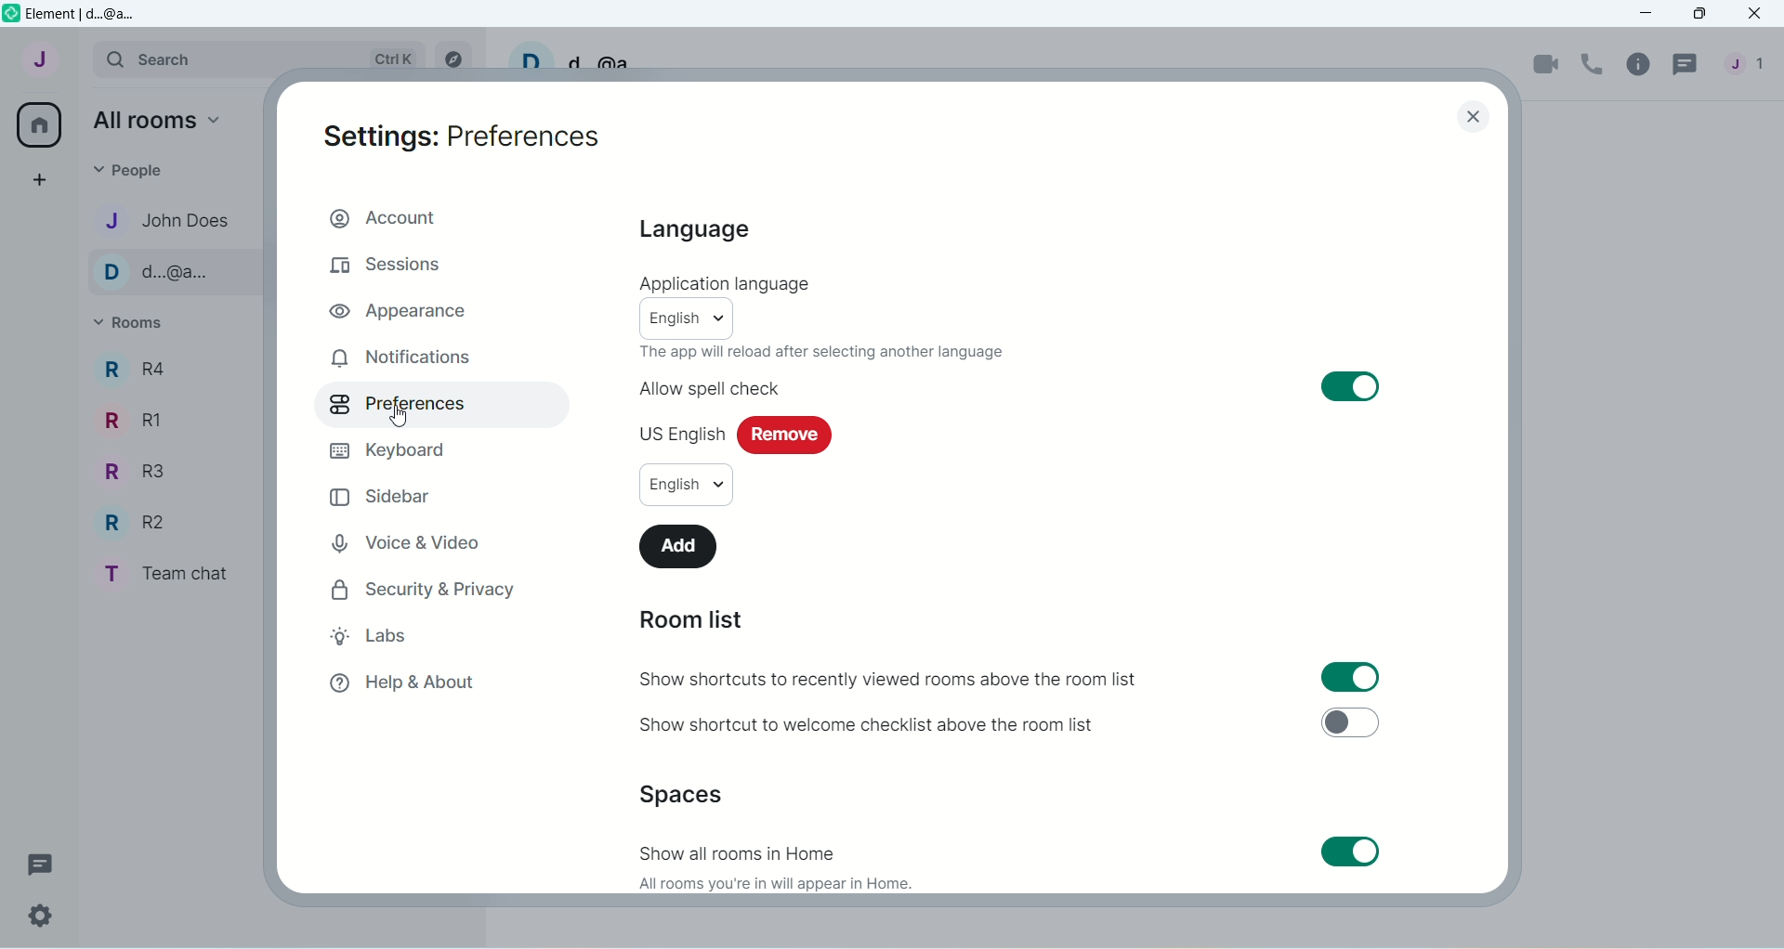 The width and height of the screenshot is (1784, 949). What do you see at coordinates (1352, 722) in the screenshot?
I see `toggle switch off` at bounding box center [1352, 722].